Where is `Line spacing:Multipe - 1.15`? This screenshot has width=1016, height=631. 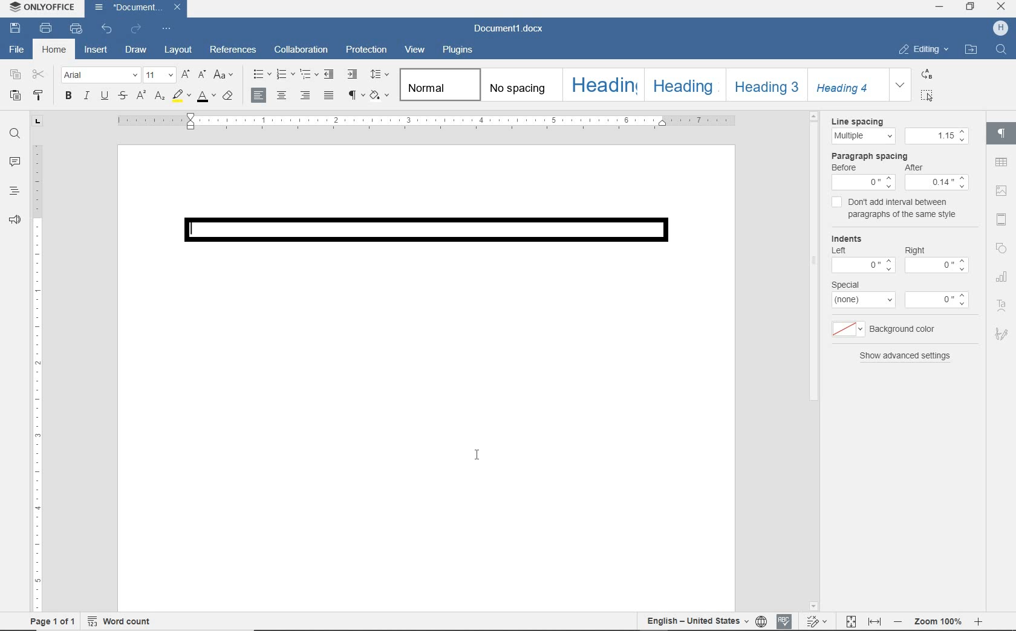 Line spacing:Multipe - 1.15 is located at coordinates (896, 132).